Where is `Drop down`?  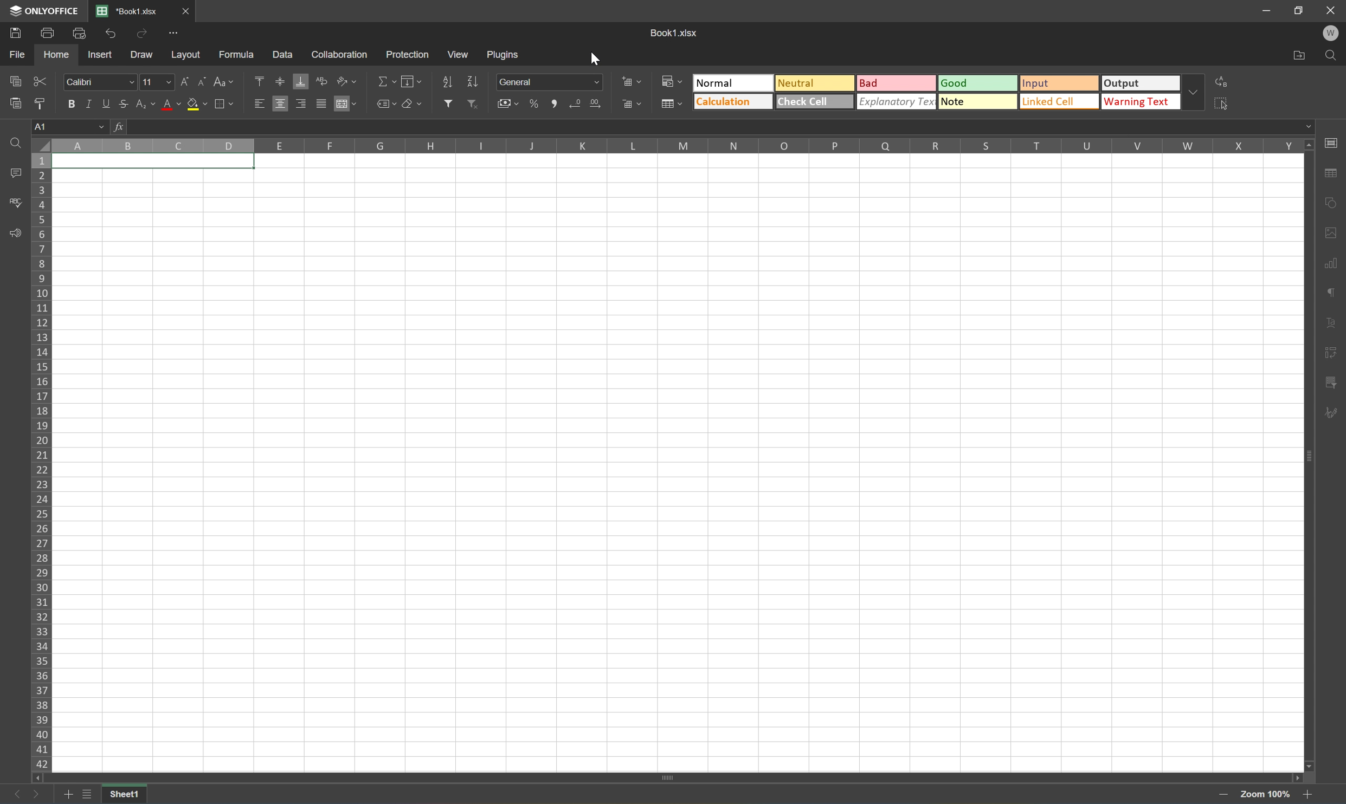
Drop down is located at coordinates (1197, 93).